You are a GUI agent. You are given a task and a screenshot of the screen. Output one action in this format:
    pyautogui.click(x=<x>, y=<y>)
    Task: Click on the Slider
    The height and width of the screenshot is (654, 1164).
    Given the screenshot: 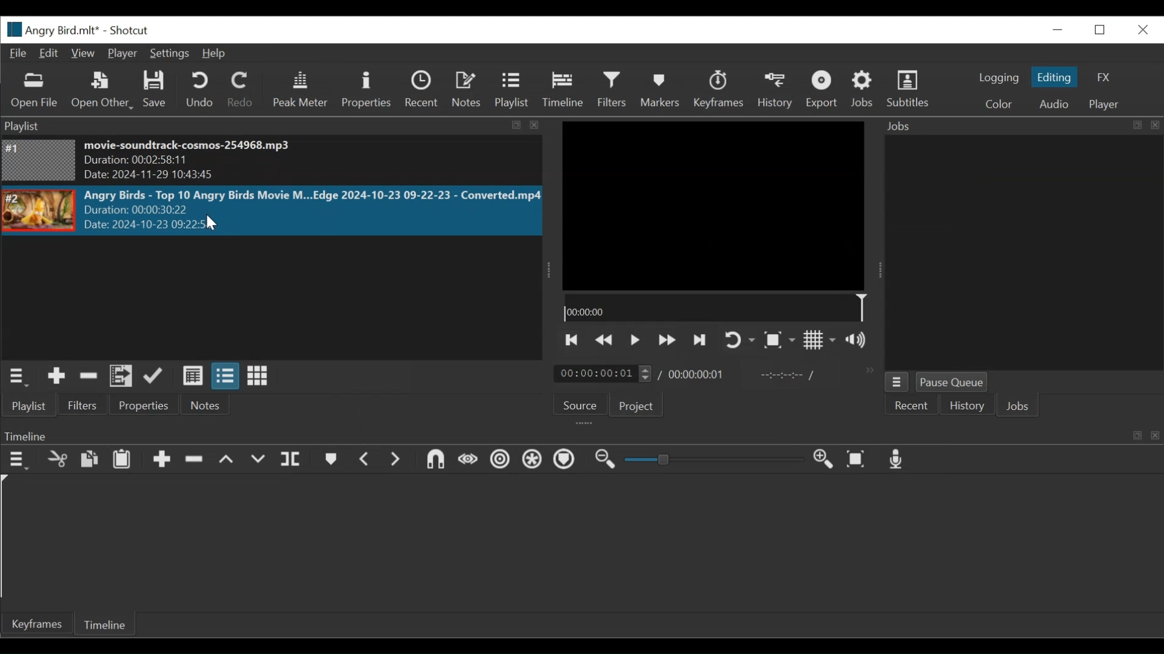 What is the action you would take?
    pyautogui.click(x=715, y=461)
    